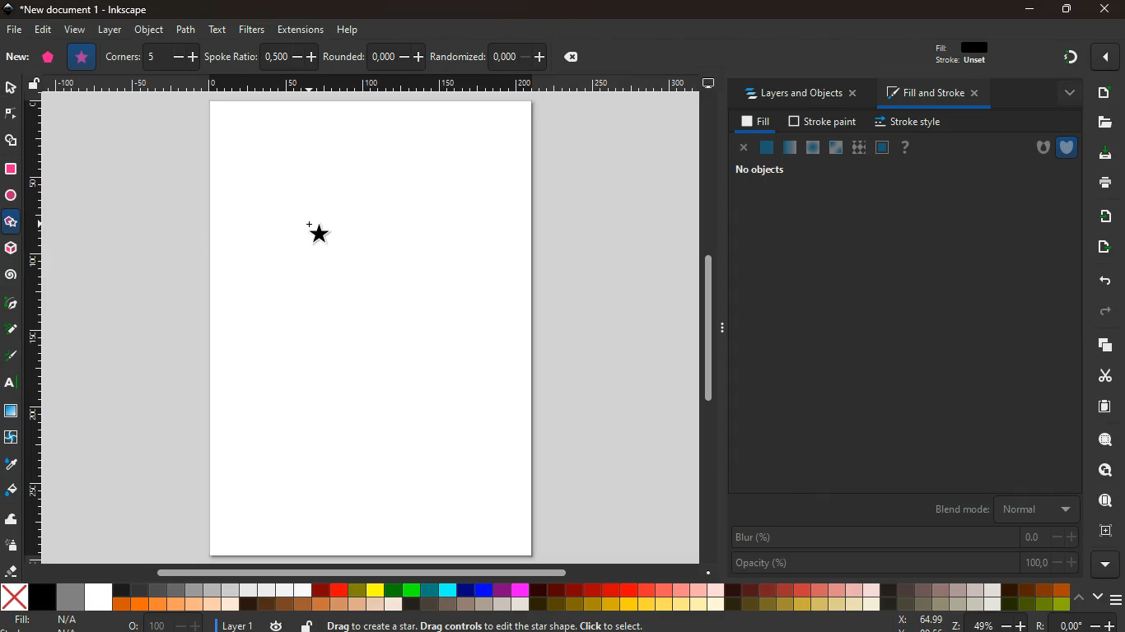  What do you see at coordinates (996, 509) in the screenshot?
I see `blend mode` at bounding box center [996, 509].